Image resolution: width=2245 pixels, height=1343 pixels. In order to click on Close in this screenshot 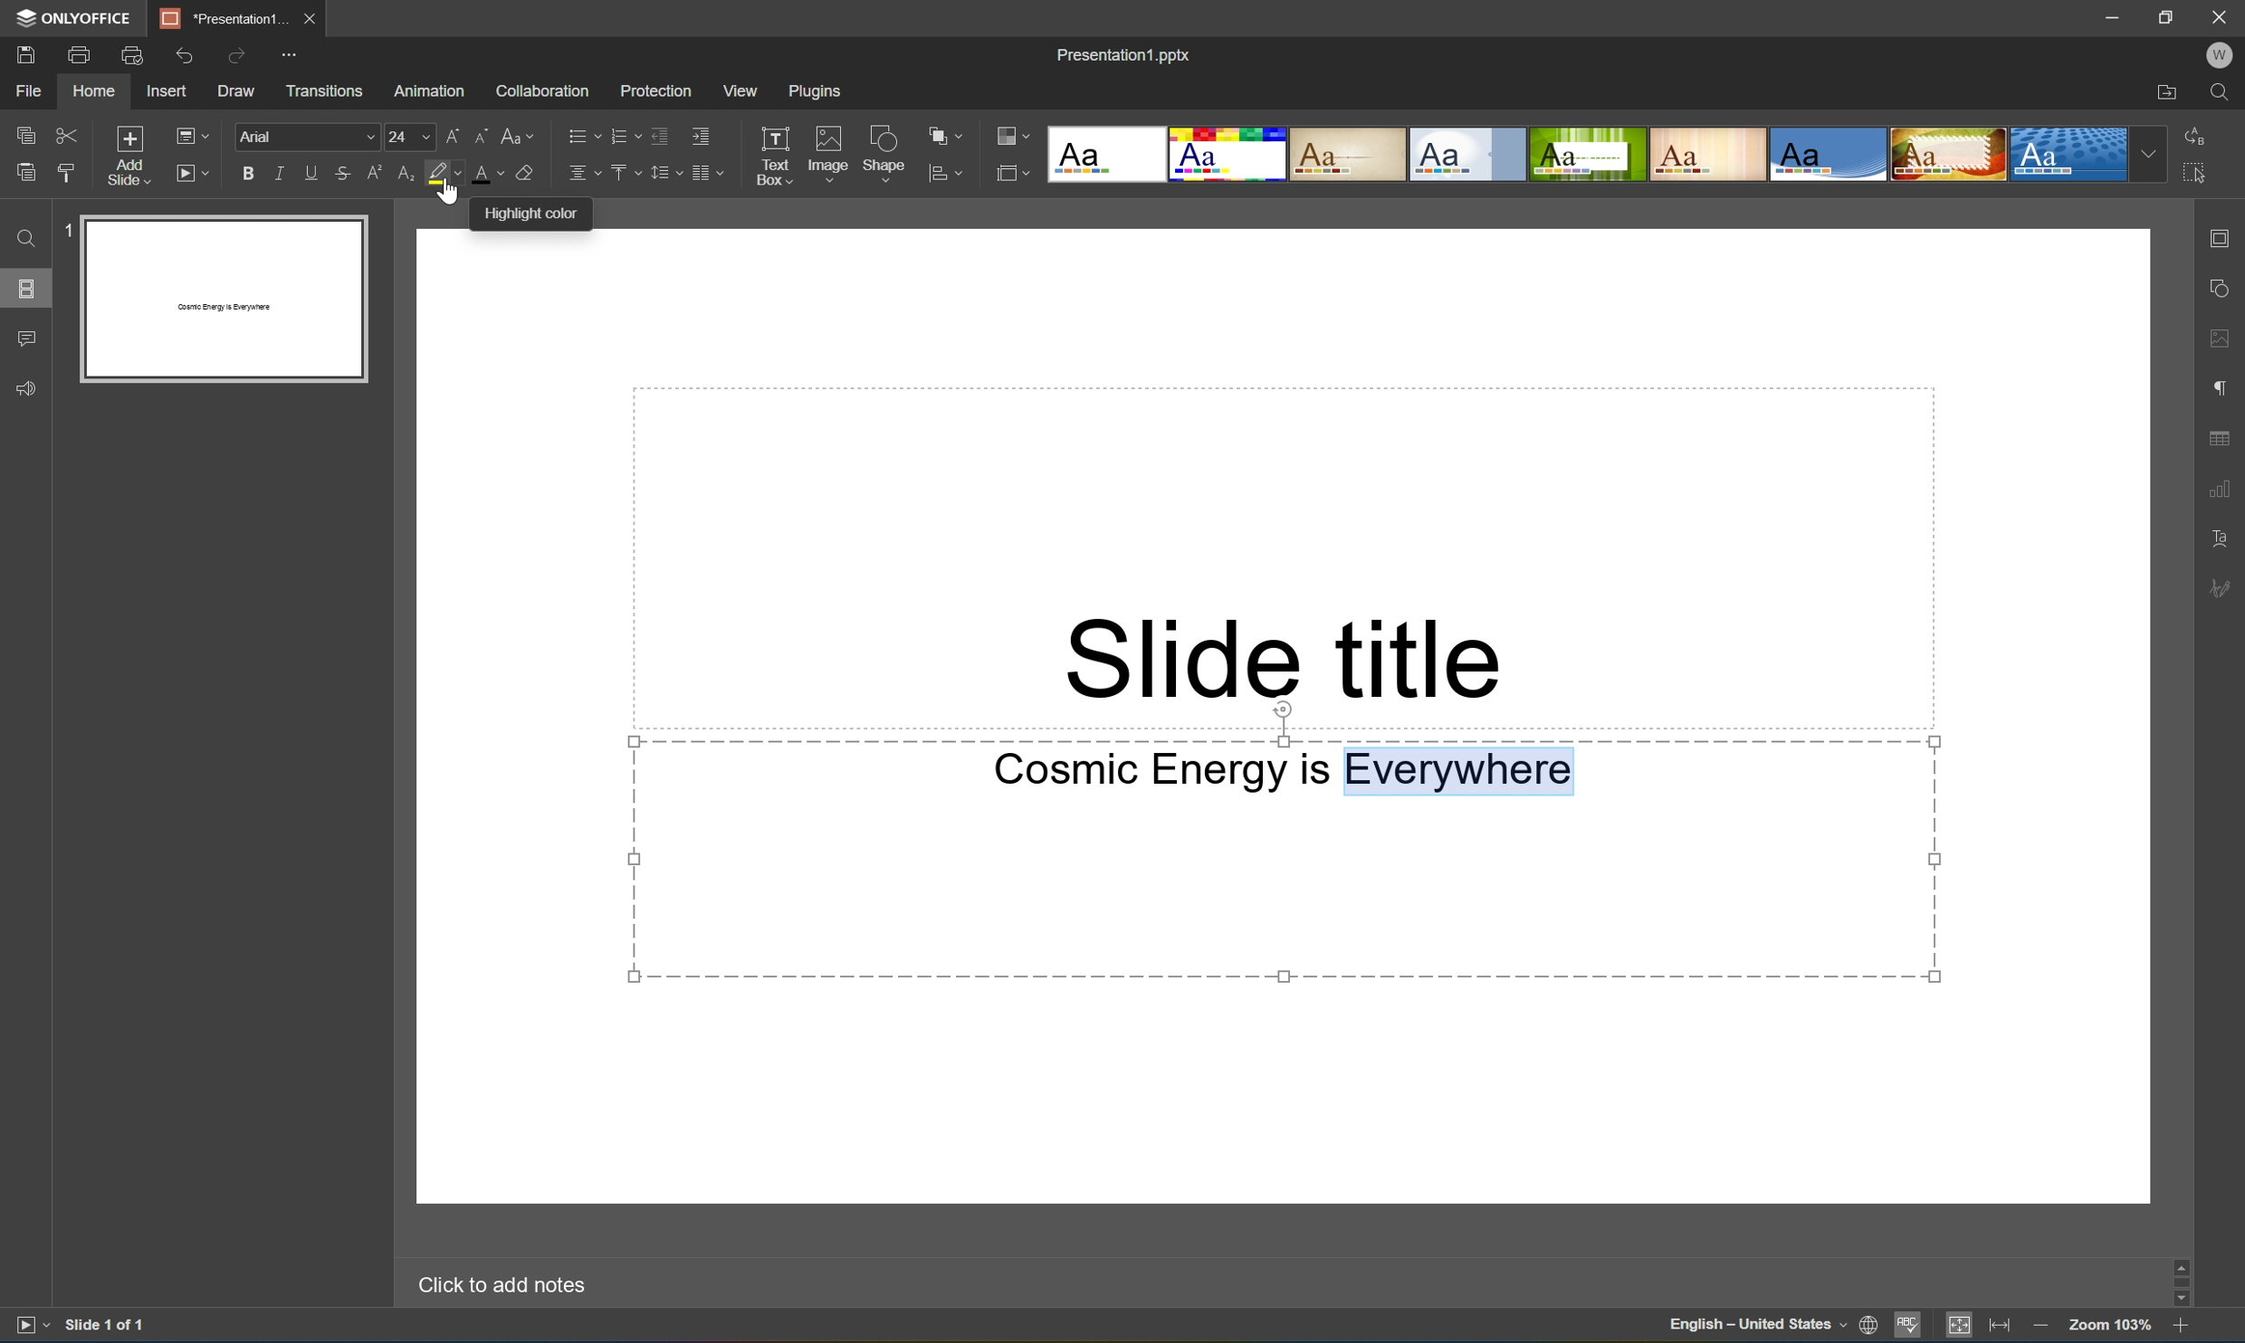, I will do `click(315, 16)`.